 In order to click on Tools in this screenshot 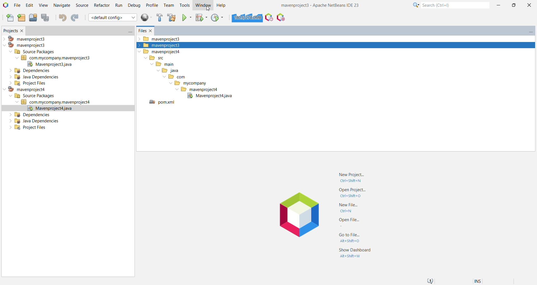, I will do `click(184, 4)`.